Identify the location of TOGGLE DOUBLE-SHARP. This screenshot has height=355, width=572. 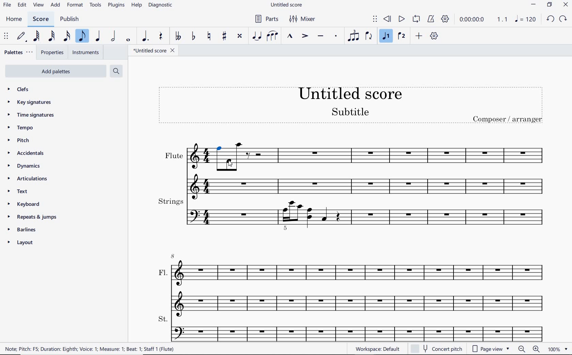
(240, 36).